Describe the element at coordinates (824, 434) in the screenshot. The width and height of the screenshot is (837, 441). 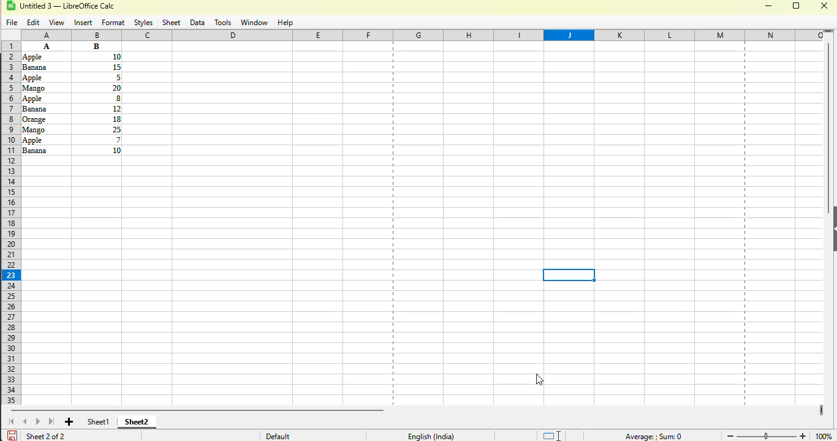
I see `100% (zoom level)` at that location.